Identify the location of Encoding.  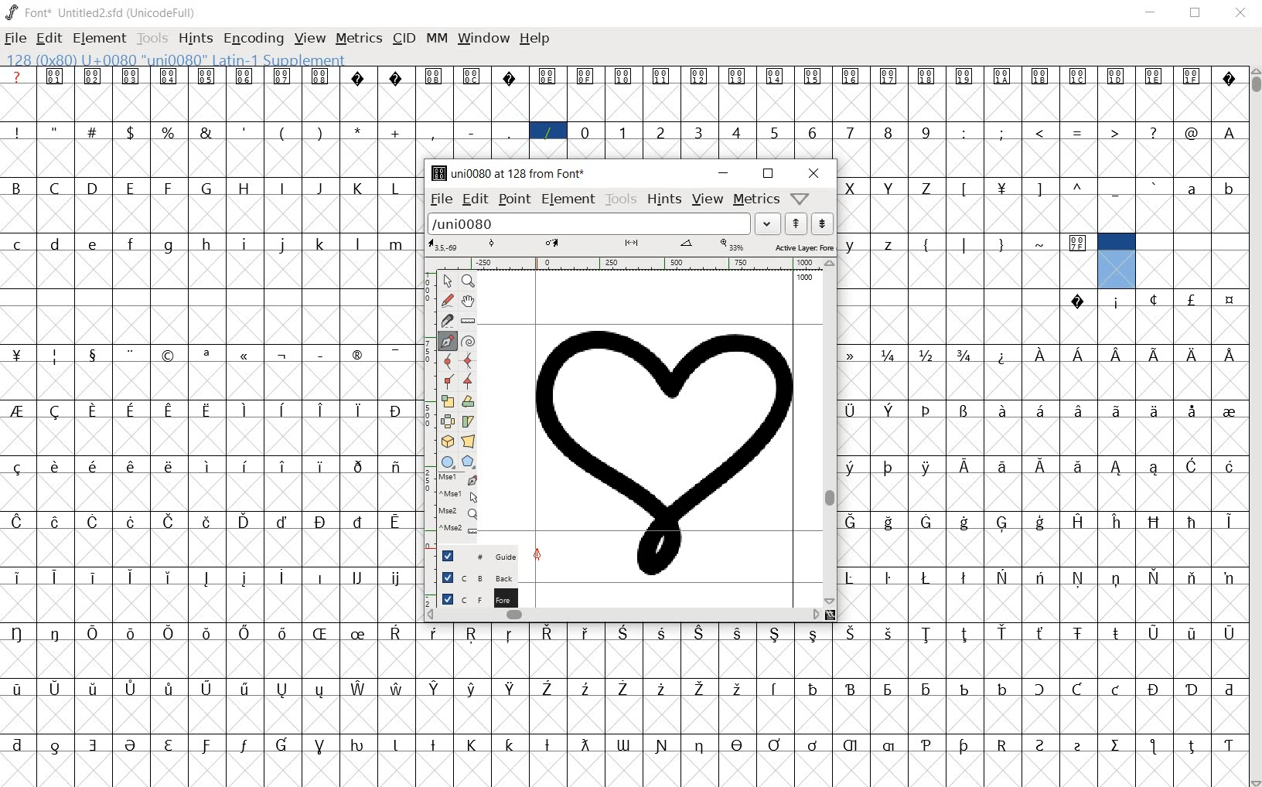
(164, 11).